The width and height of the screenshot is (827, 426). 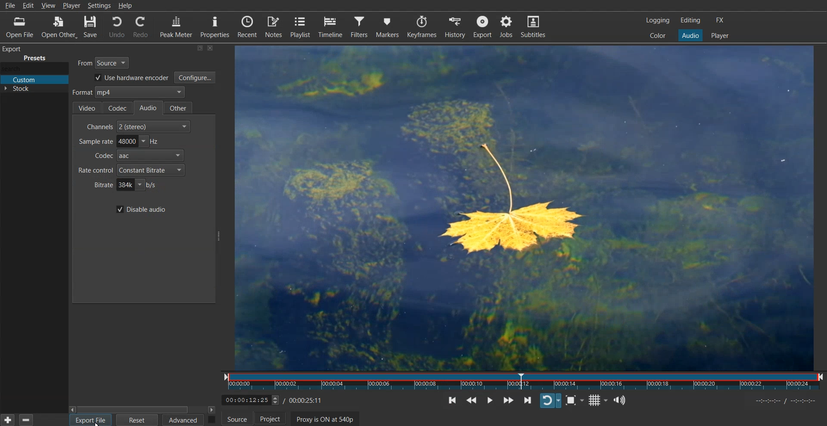 I want to click on Remove current selected preset setting, so click(x=25, y=420).